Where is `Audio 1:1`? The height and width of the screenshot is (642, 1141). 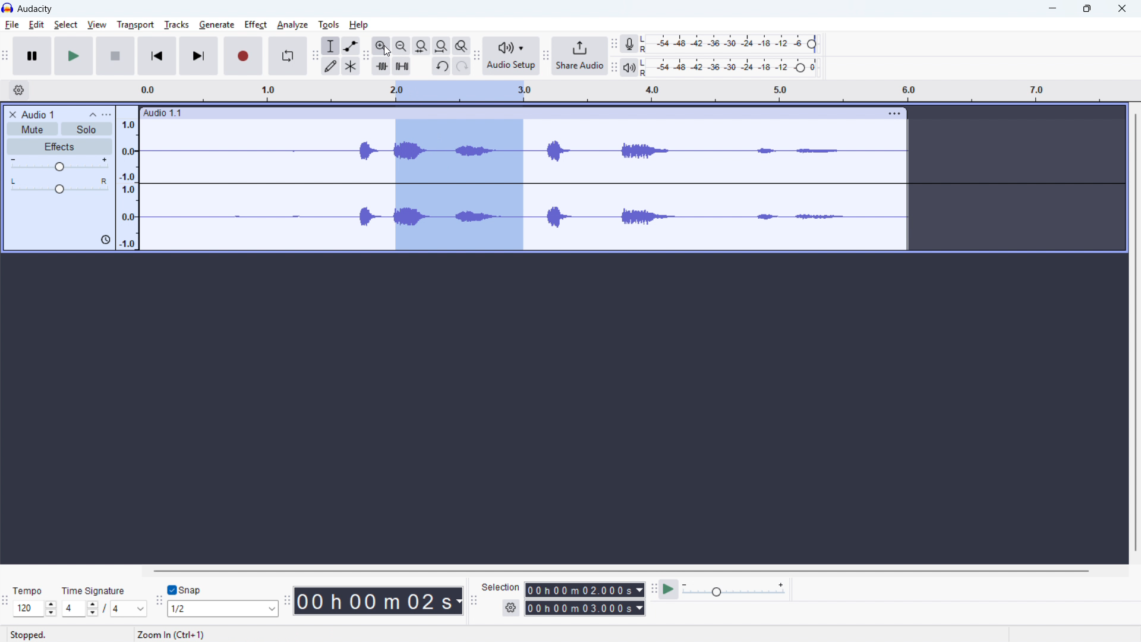
Audio 1:1 is located at coordinates (509, 113).